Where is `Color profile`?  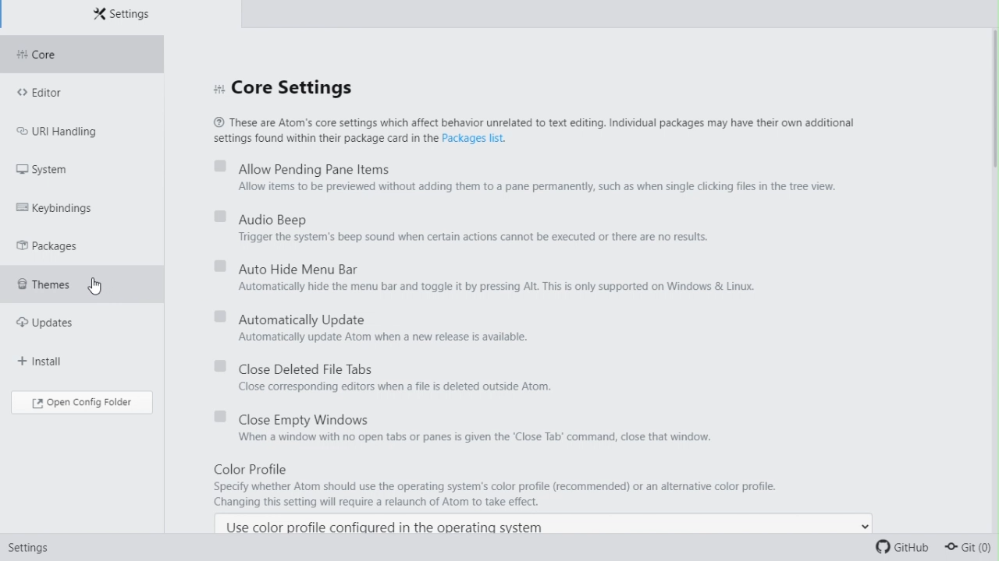
Color profile is located at coordinates (546, 485).